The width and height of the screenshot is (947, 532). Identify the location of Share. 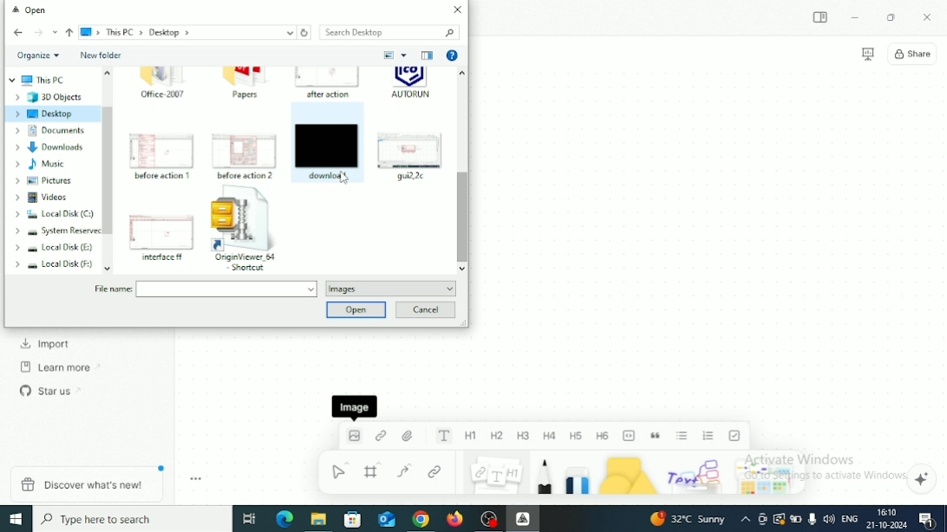
(912, 54).